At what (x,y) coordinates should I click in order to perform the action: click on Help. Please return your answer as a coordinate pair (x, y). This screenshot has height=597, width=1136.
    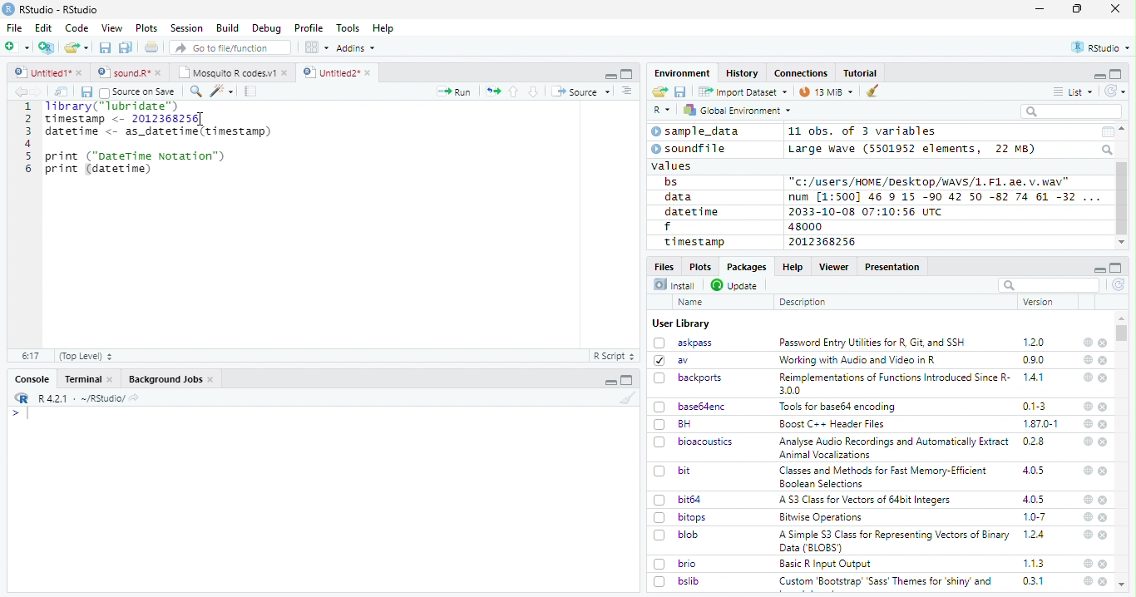
    Looking at the image, I should click on (383, 29).